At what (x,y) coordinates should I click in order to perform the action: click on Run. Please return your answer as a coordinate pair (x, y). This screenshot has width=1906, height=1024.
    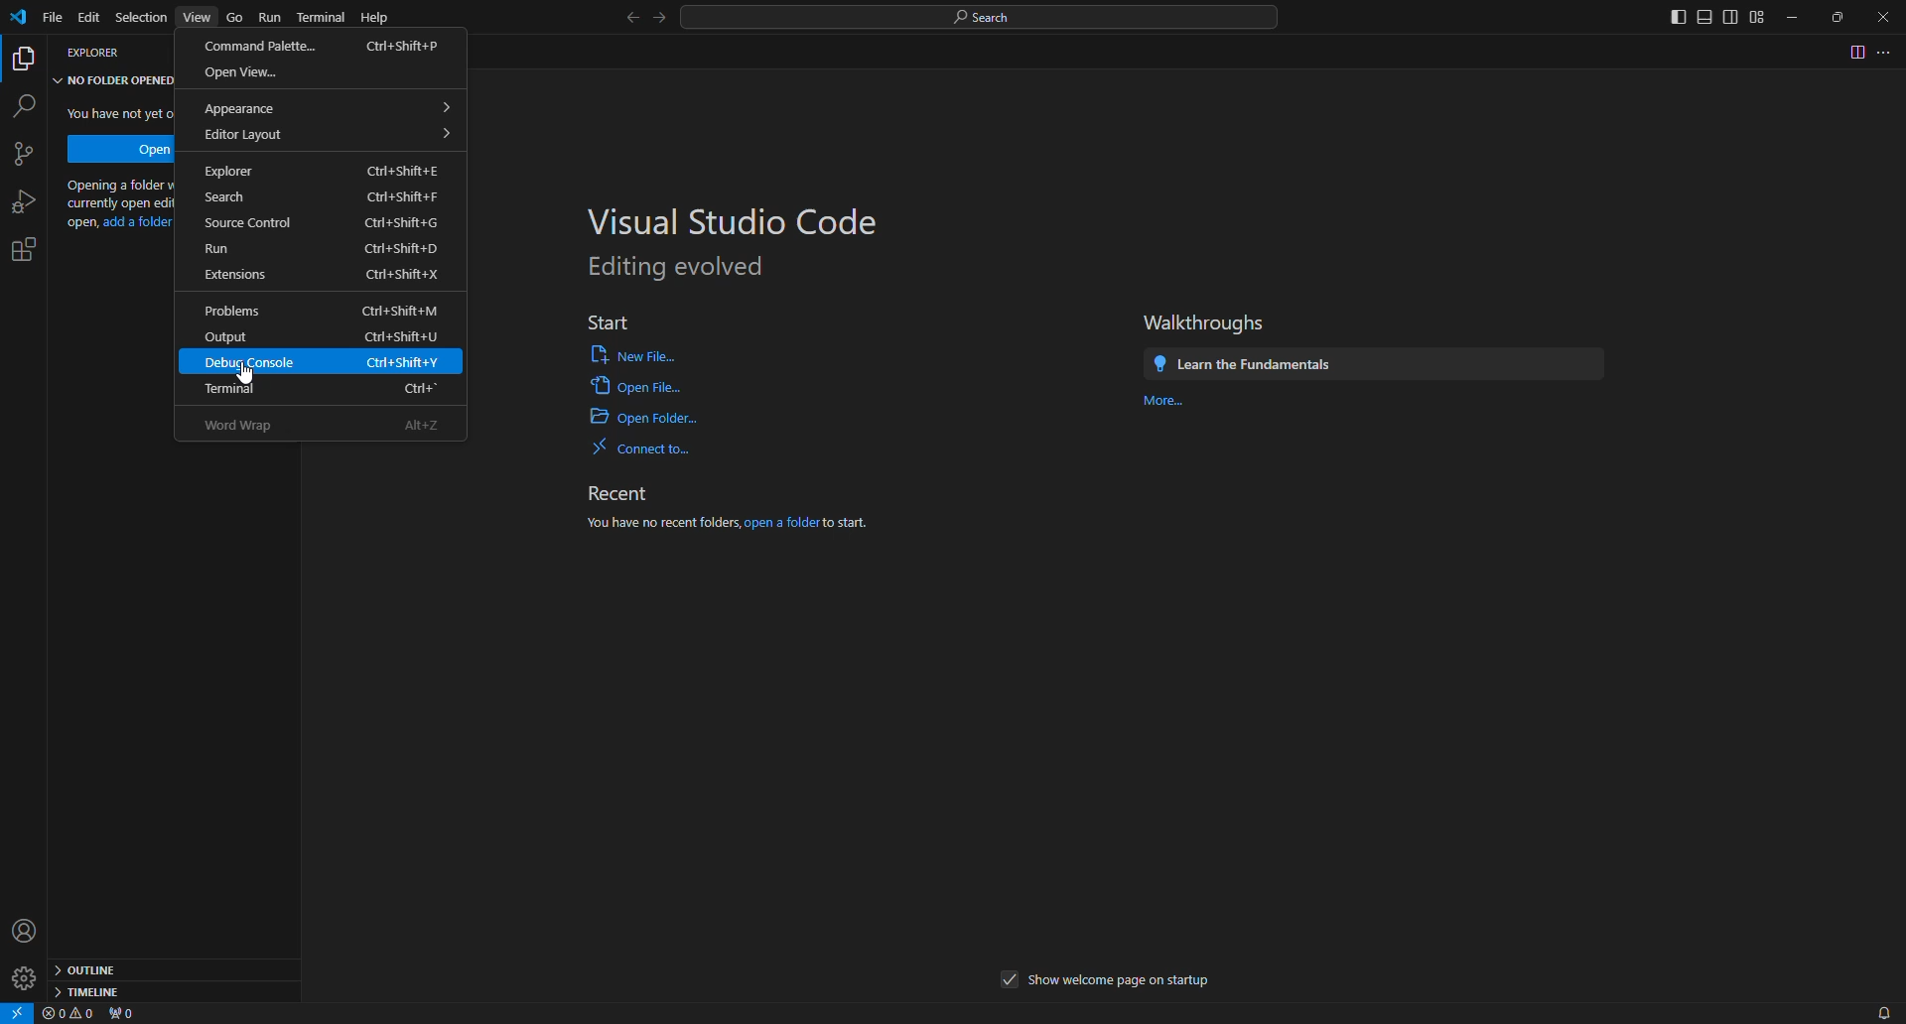
    Looking at the image, I should click on (324, 246).